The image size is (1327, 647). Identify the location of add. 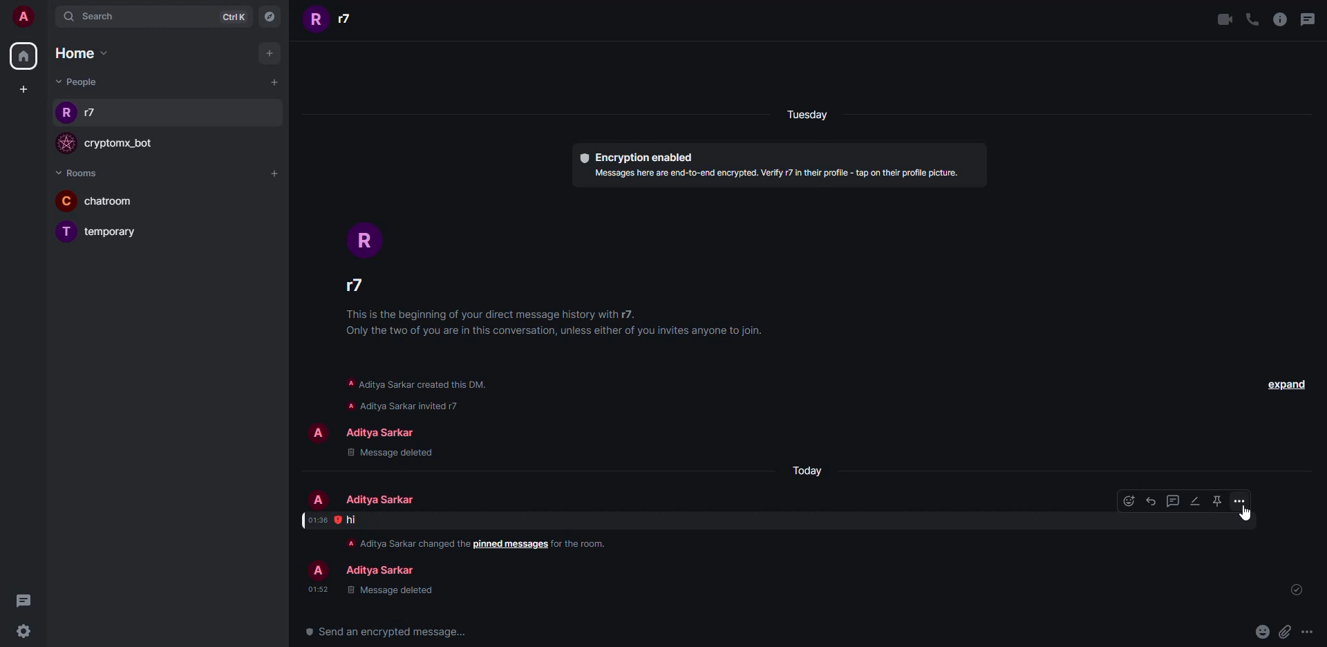
(269, 51).